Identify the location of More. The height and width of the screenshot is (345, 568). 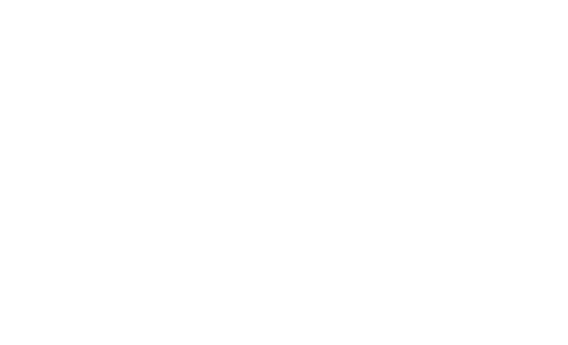
(252, 326).